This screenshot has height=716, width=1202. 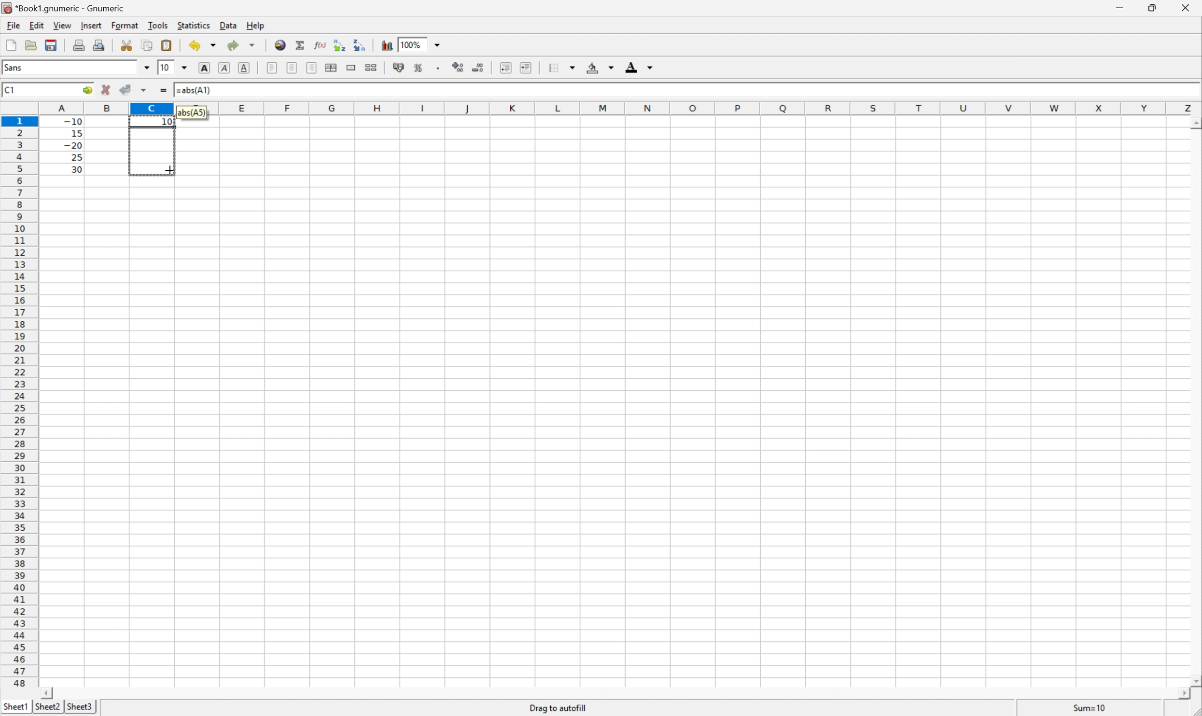 I want to click on bold, so click(x=202, y=67).